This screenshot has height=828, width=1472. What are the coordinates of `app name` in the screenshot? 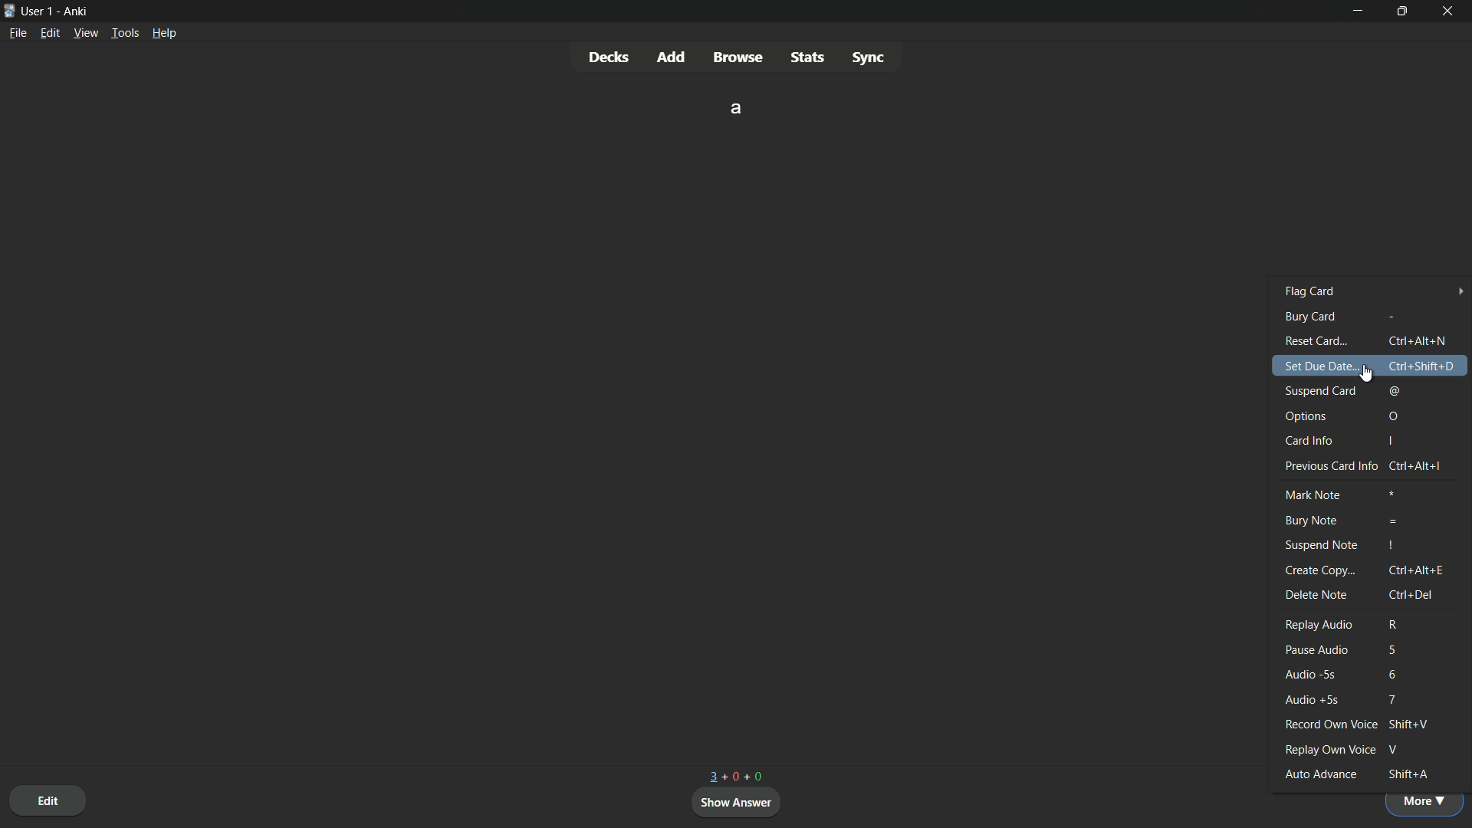 It's located at (77, 12).